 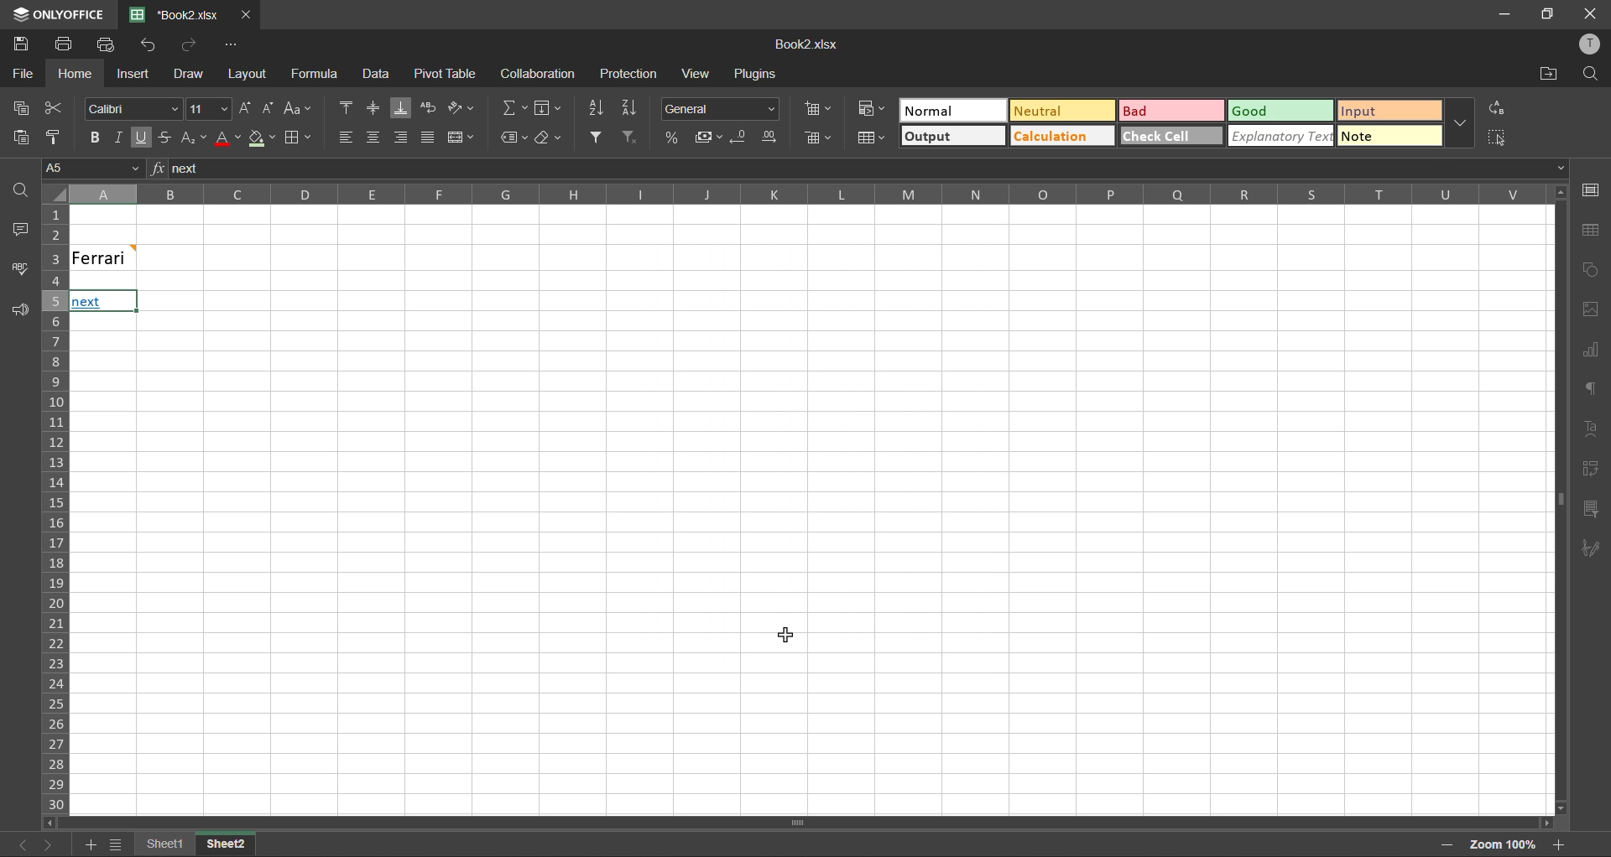 I want to click on close tab, so click(x=248, y=13).